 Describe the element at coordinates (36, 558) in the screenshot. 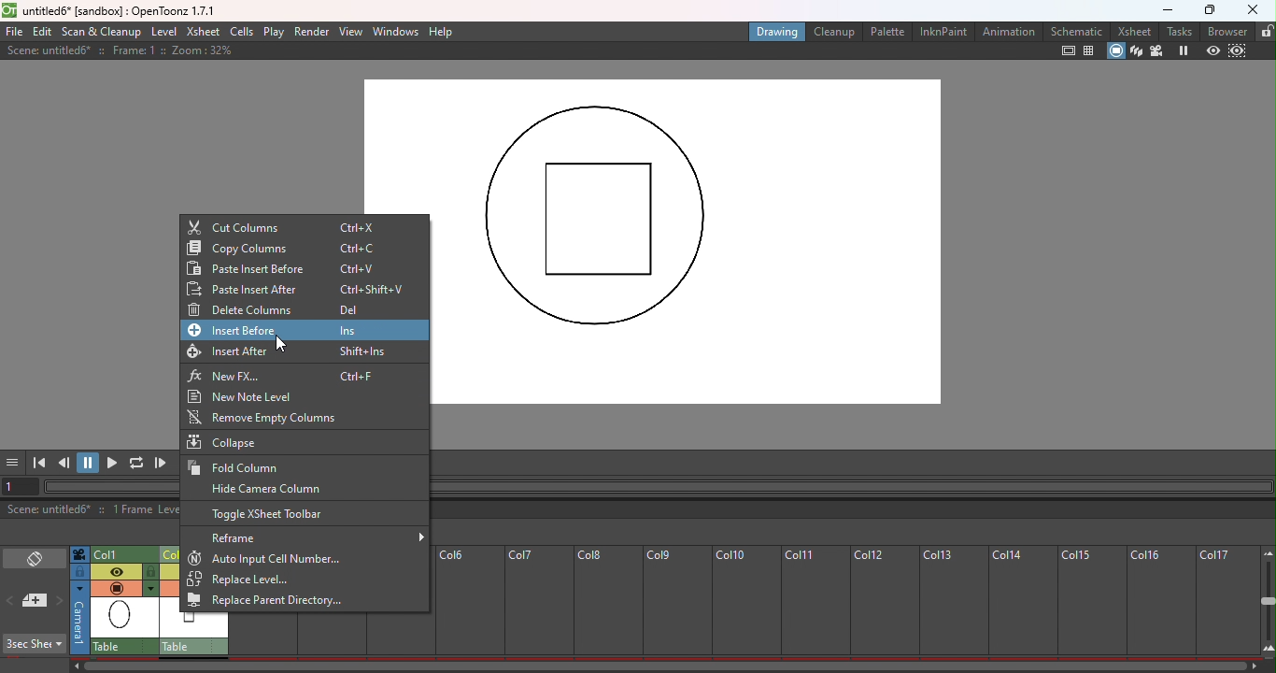

I see `Toggle Xsheet/timeline` at that location.